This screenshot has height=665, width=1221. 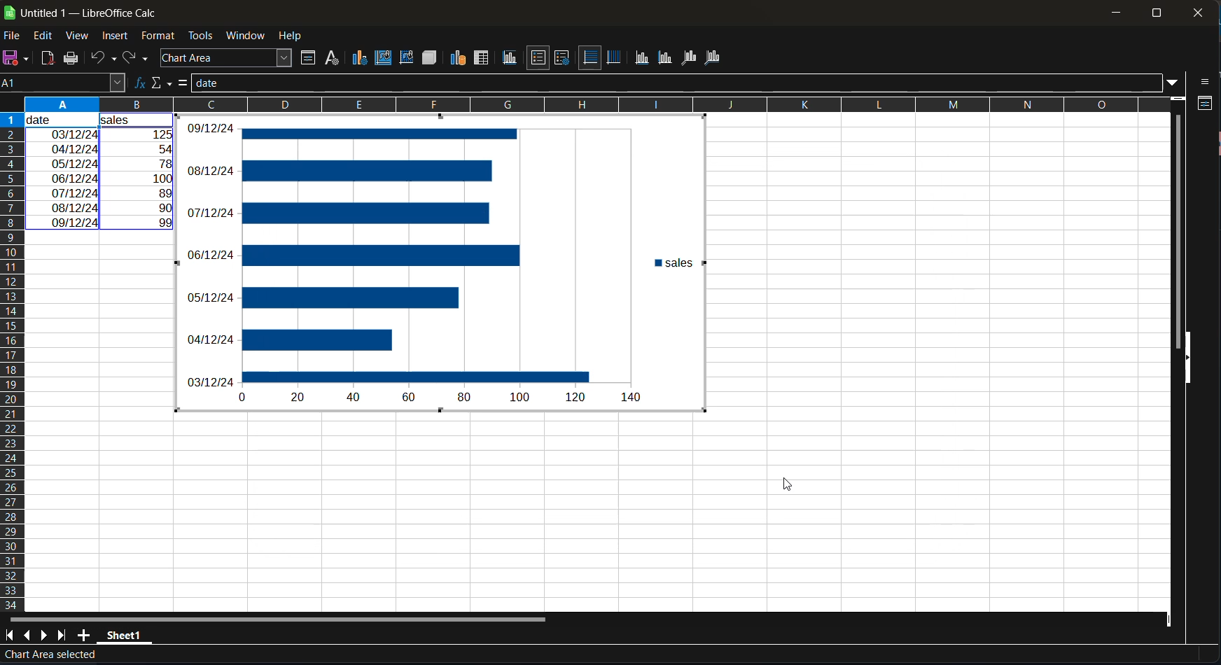 What do you see at coordinates (48, 57) in the screenshot?
I see `export directly as PDF` at bounding box center [48, 57].